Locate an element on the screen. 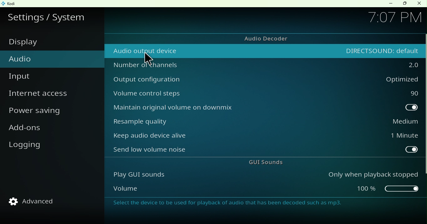 The height and width of the screenshot is (224, 427). Logging is located at coordinates (26, 148).